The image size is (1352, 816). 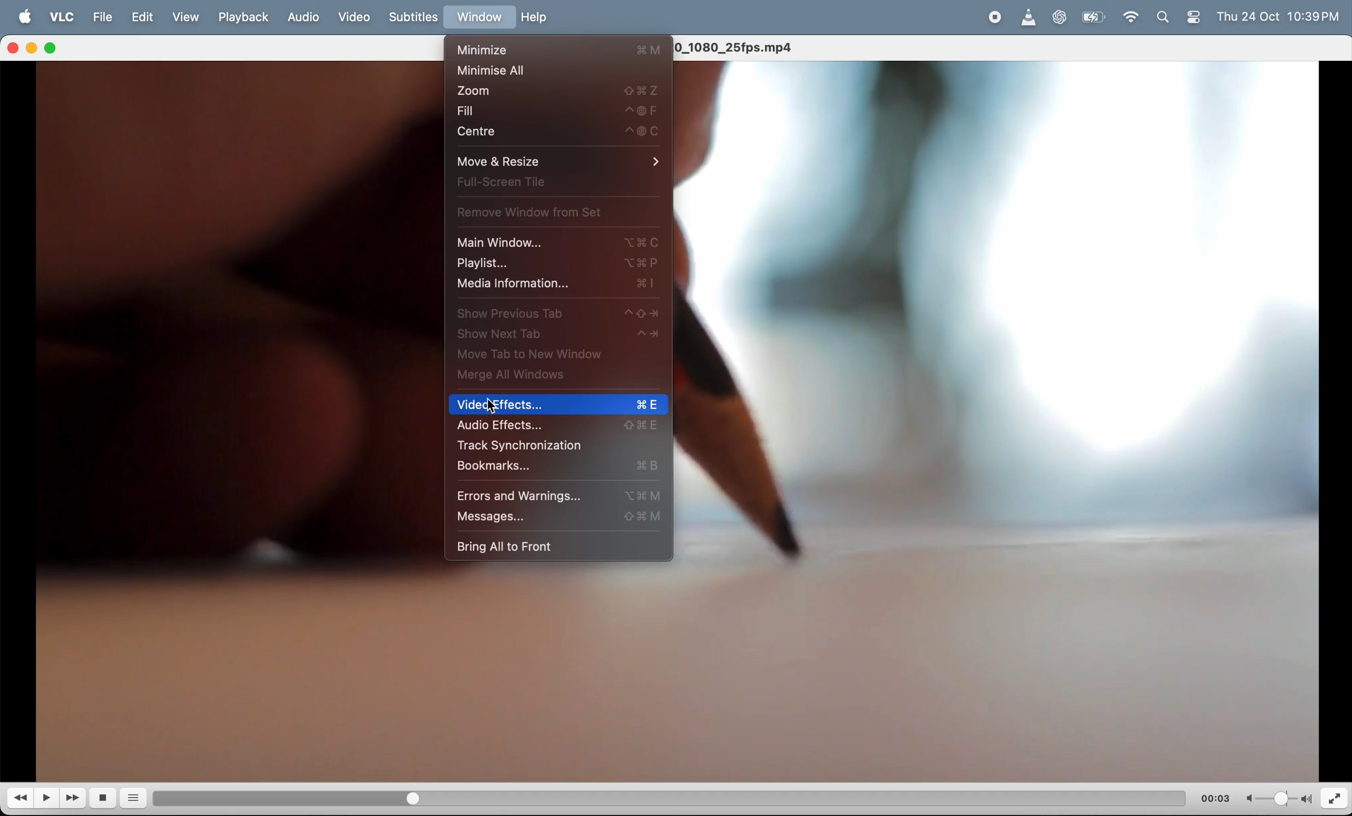 What do you see at coordinates (549, 185) in the screenshot?
I see `full screen` at bounding box center [549, 185].